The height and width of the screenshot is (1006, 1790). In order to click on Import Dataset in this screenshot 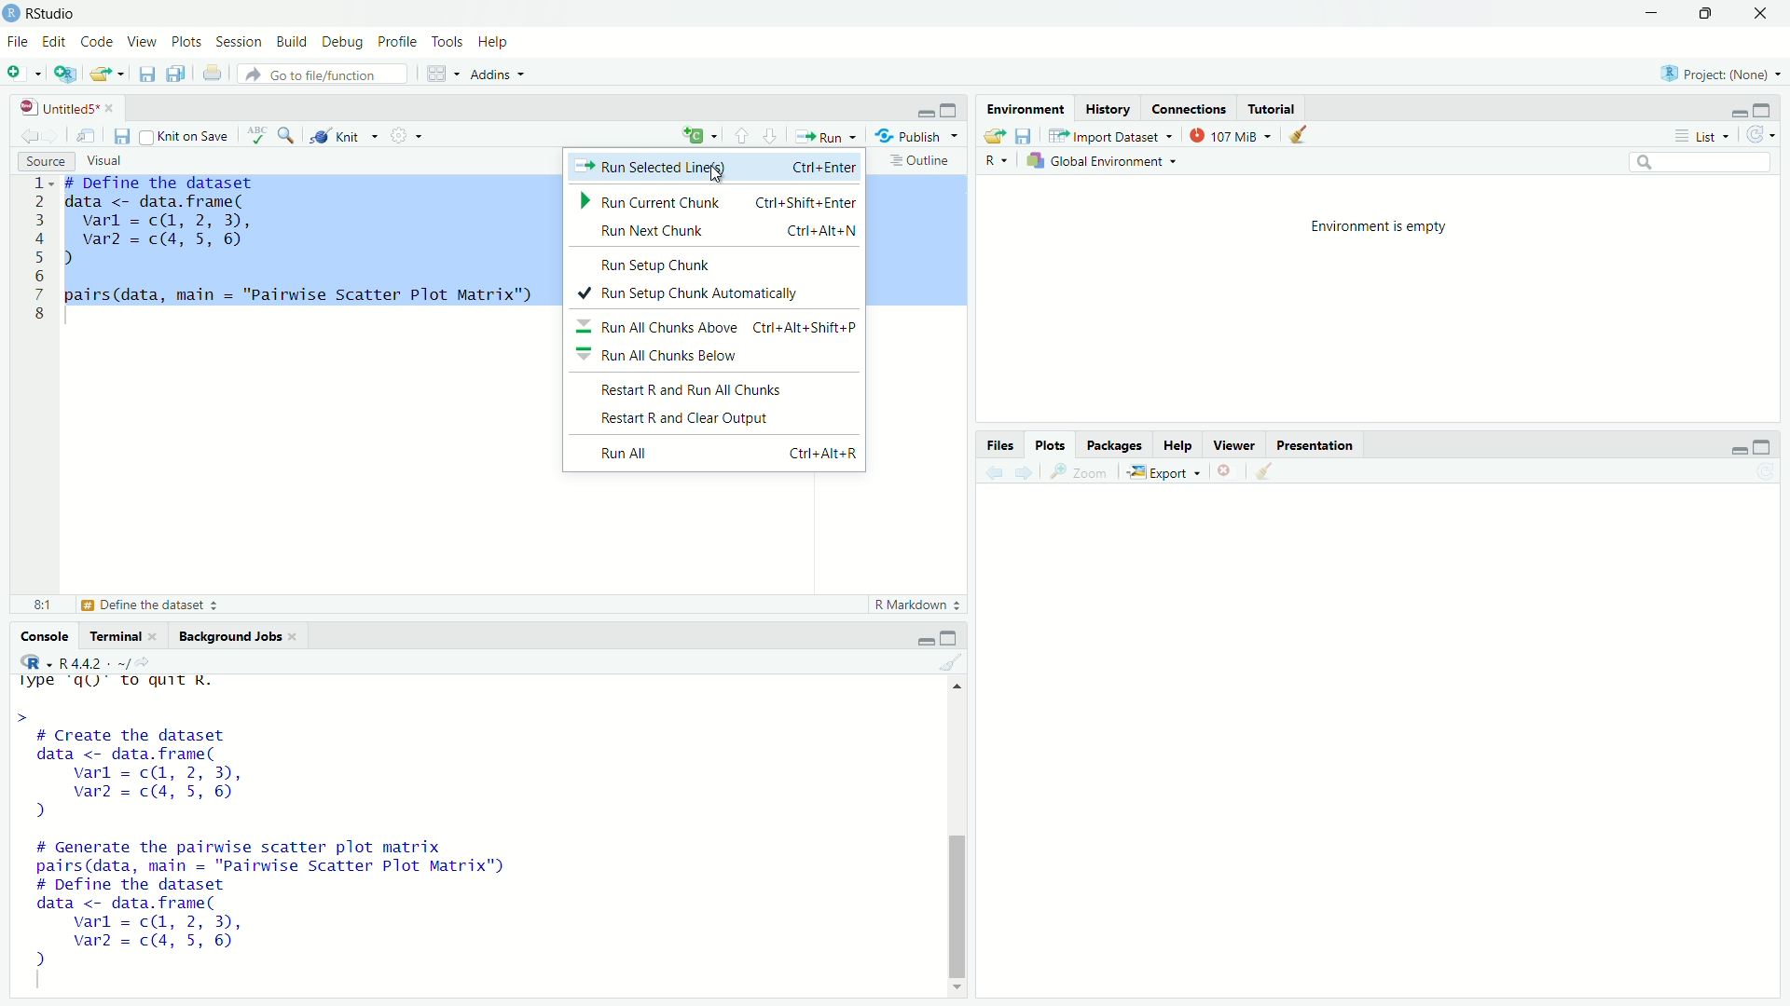, I will do `click(1109, 134)`.